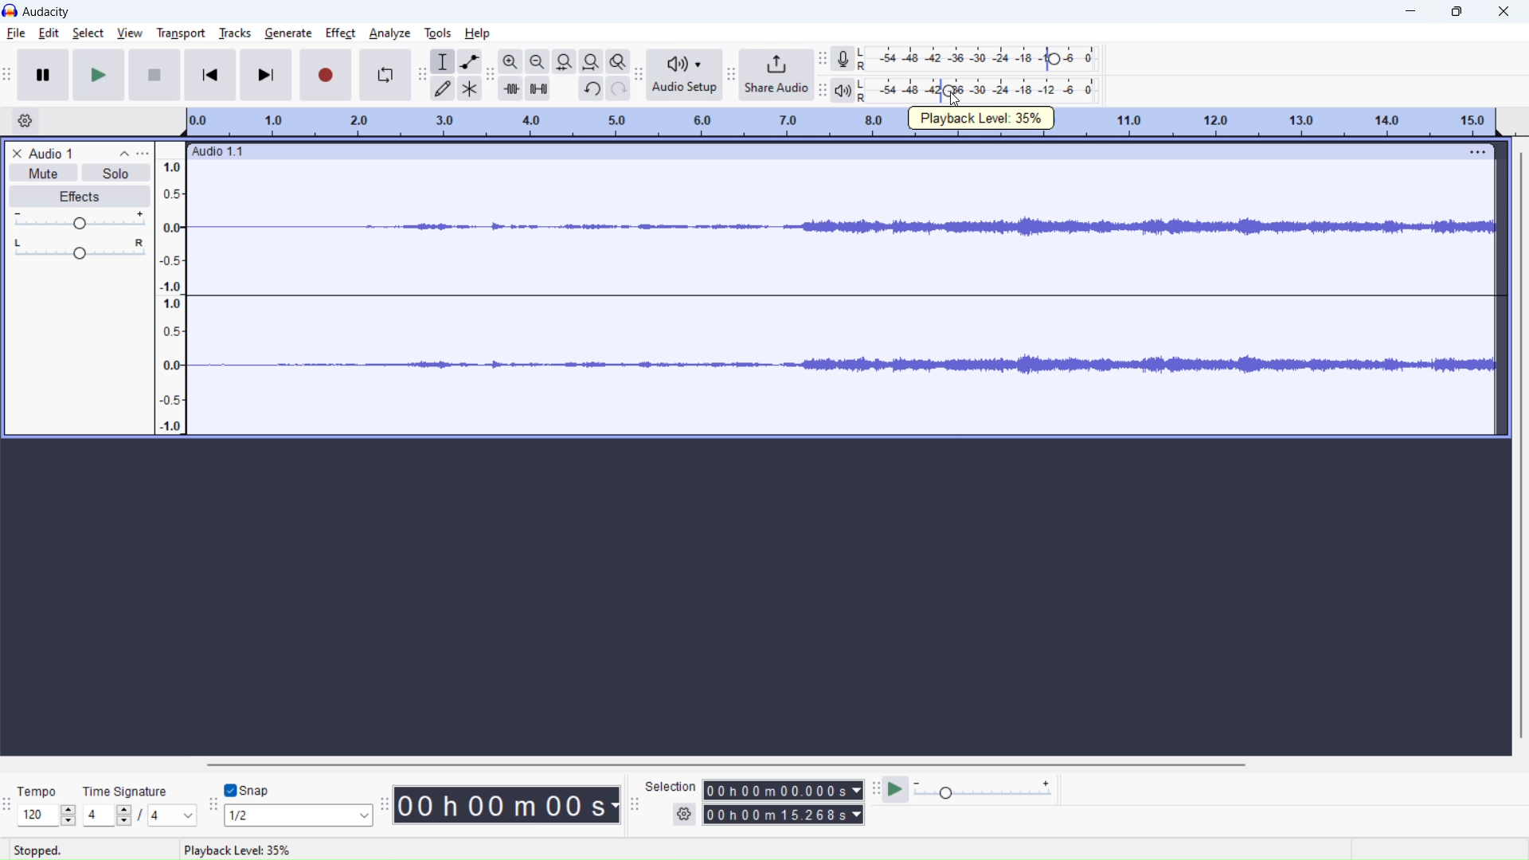  Describe the element at coordinates (6, 73) in the screenshot. I see `transport toolbar` at that location.